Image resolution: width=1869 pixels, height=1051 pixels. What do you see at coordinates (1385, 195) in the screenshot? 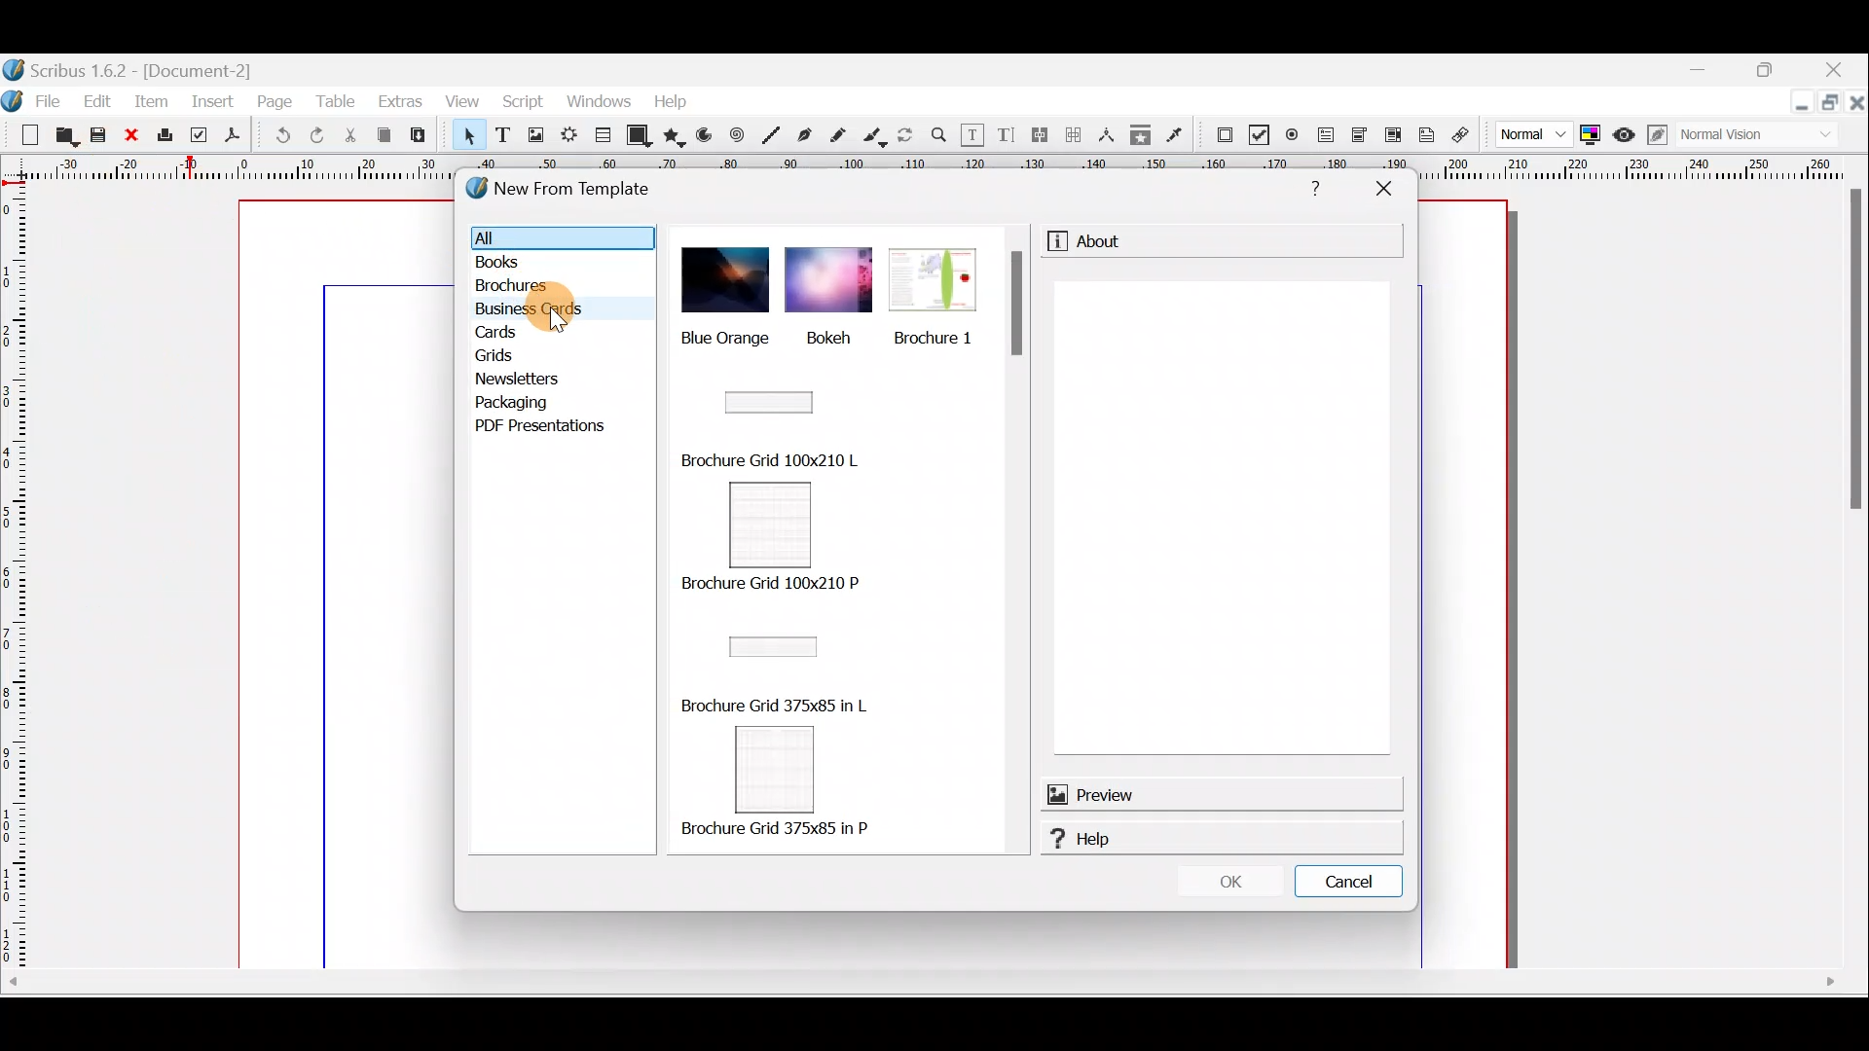
I see `Close` at bounding box center [1385, 195].